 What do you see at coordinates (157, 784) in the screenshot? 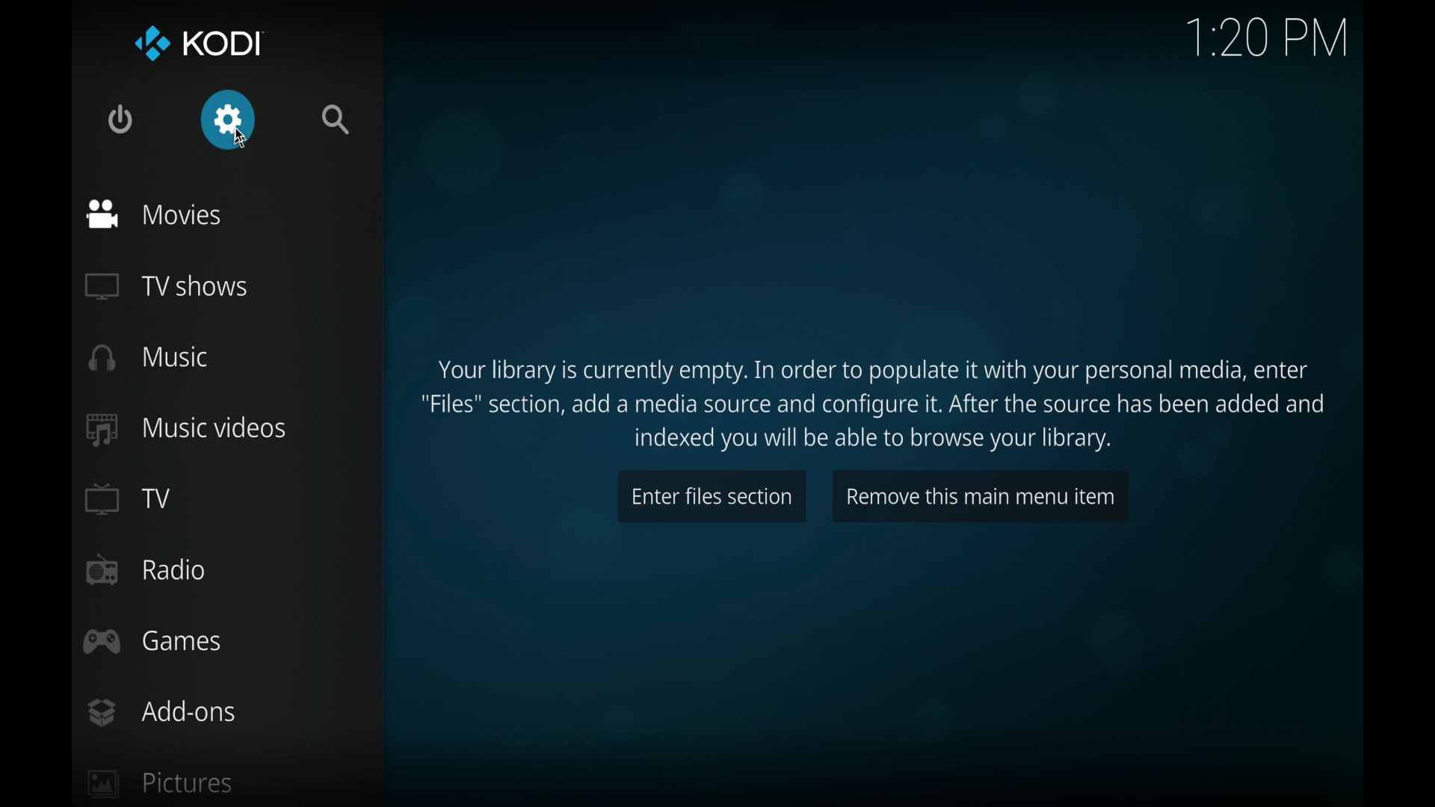
I see `pictures` at bounding box center [157, 784].